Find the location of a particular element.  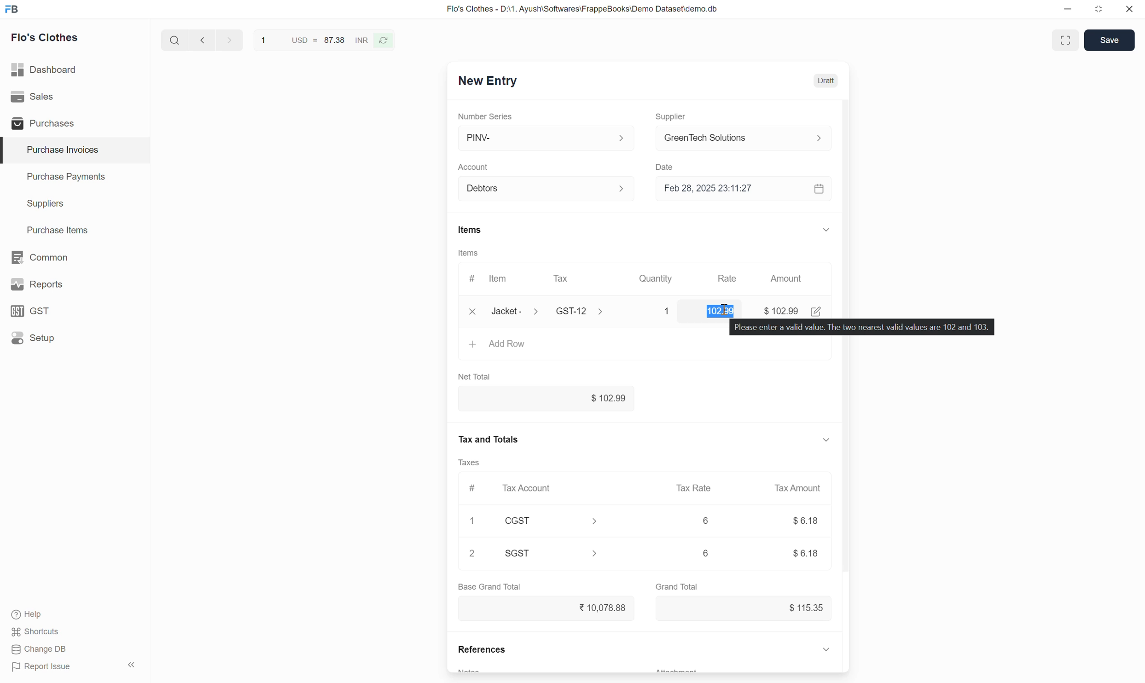

Jacket - is located at coordinates (517, 311).